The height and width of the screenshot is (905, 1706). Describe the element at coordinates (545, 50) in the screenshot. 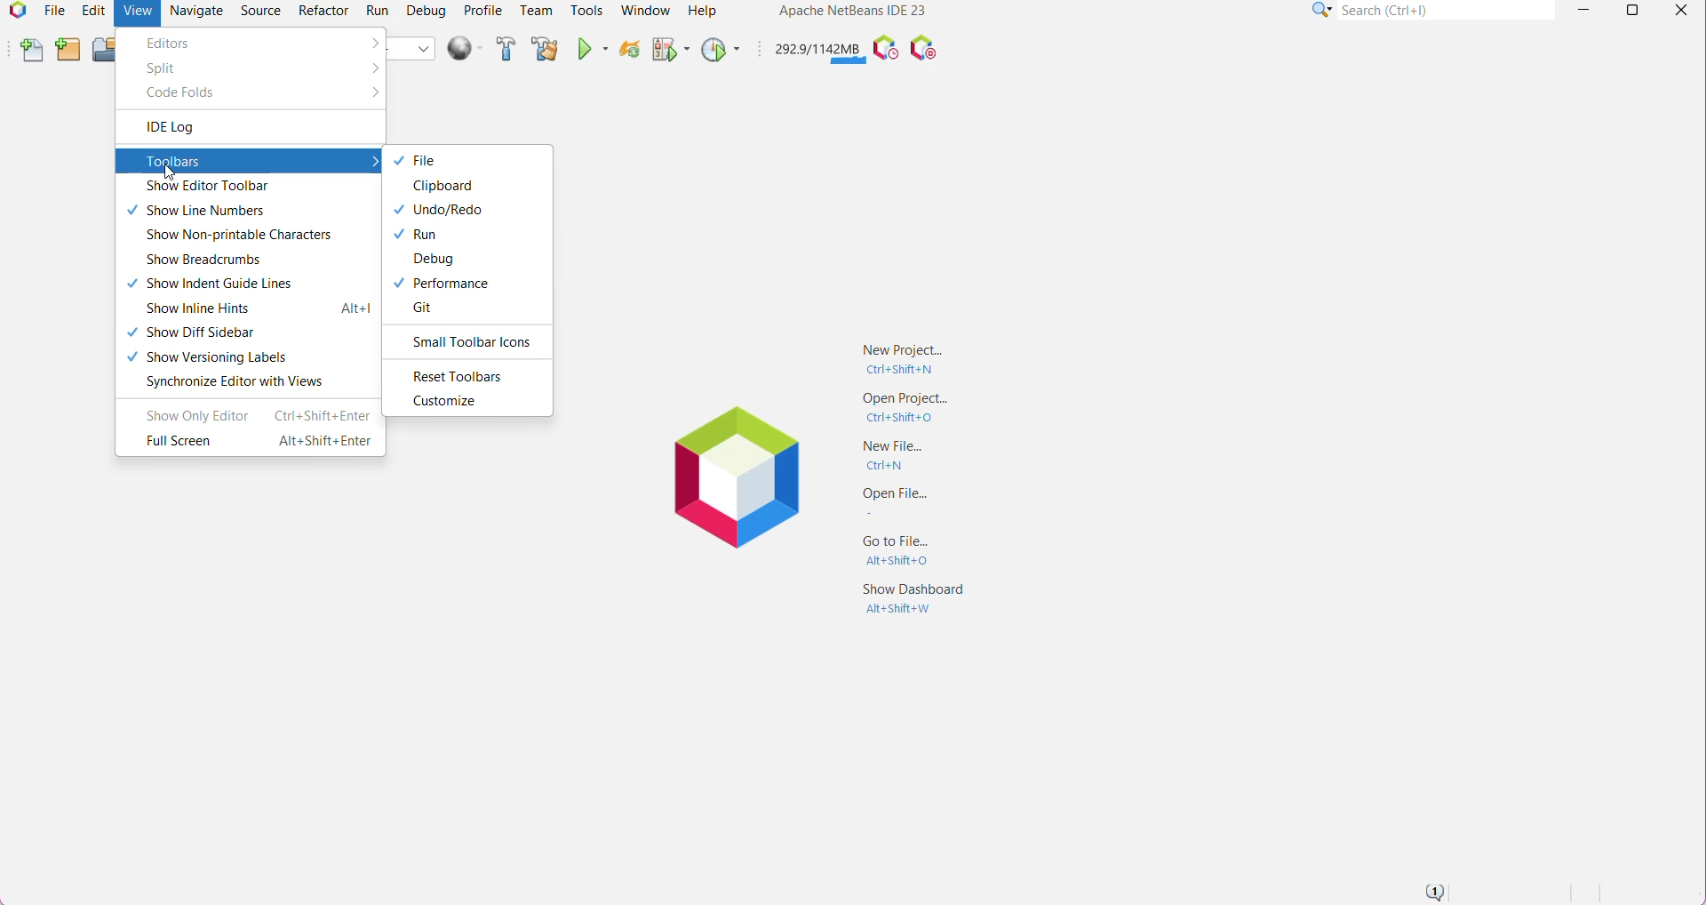

I see `Clean and Build Main Project` at that location.